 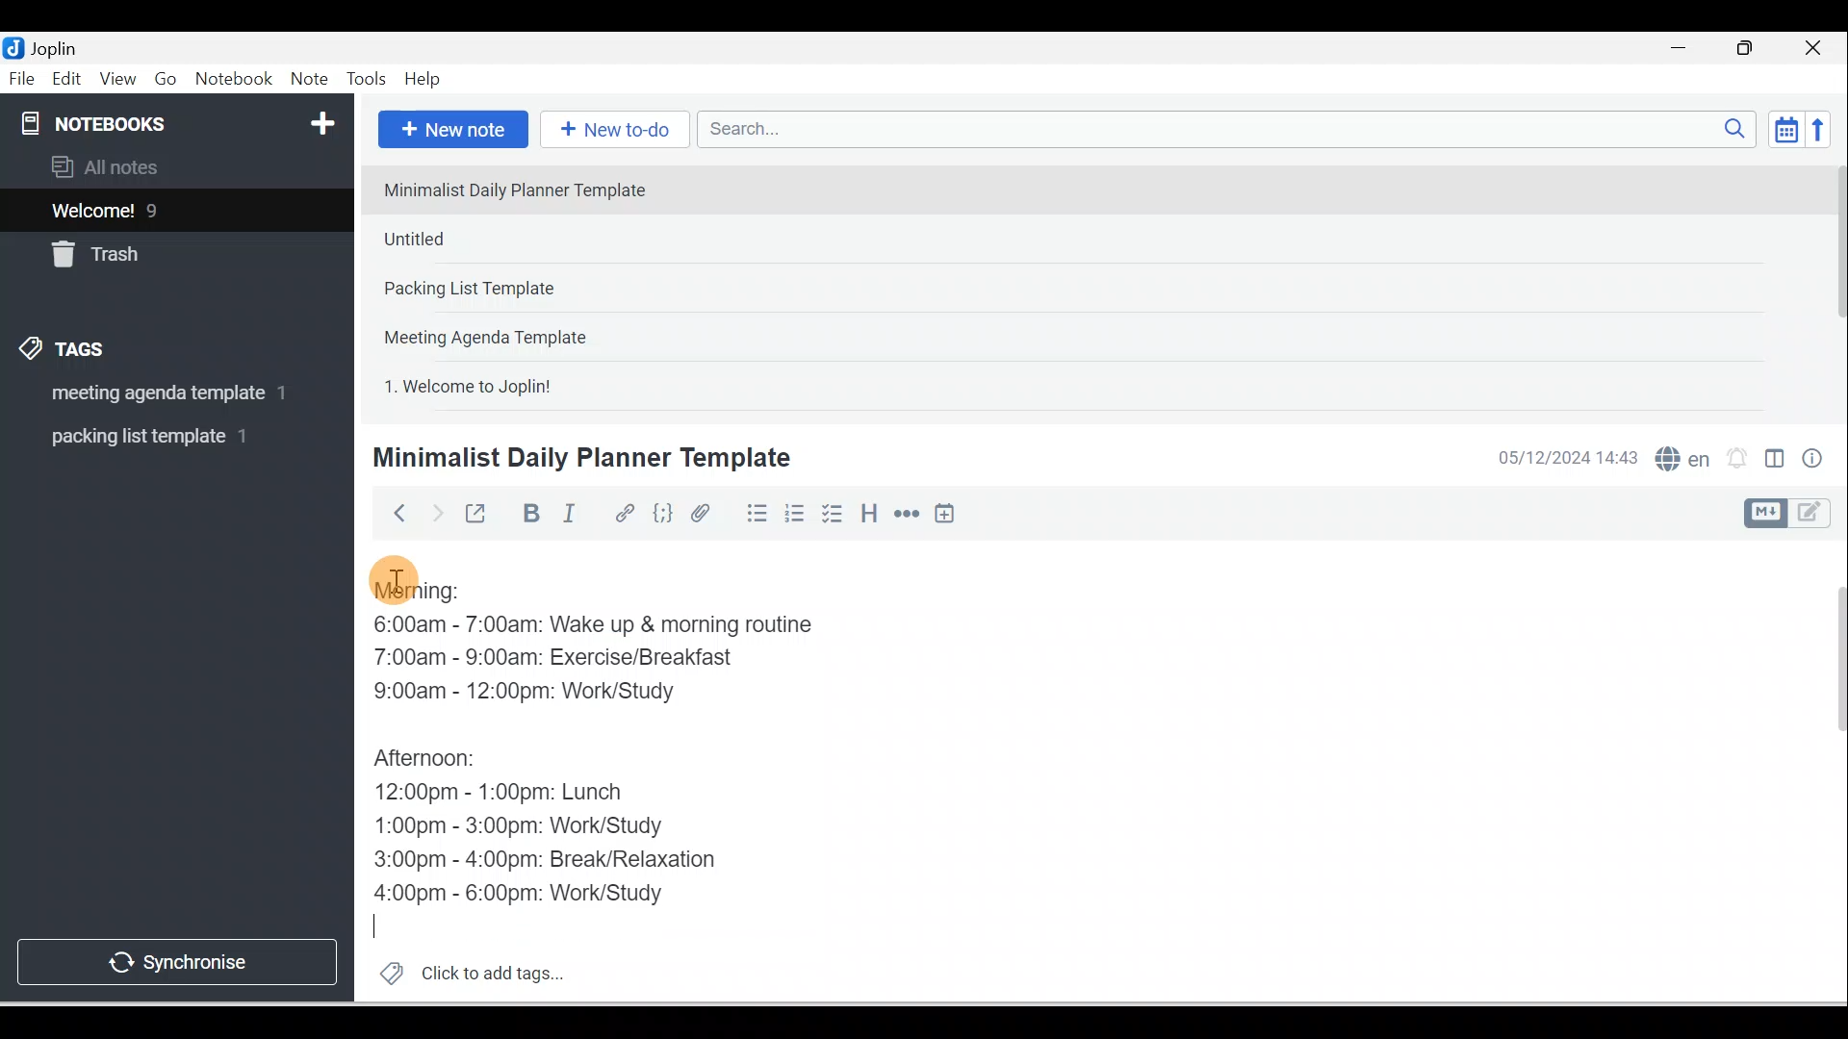 I want to click on Toggle sort order, so click(x=1785, y=128).